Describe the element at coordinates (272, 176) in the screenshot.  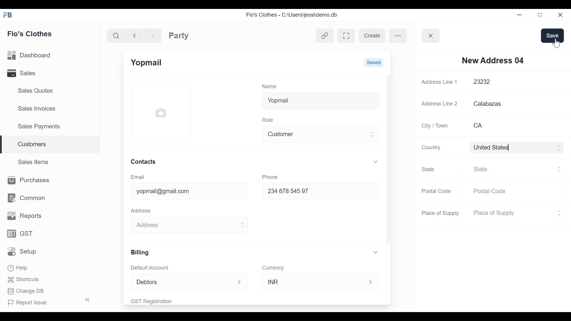
I see `Phone` at that location.